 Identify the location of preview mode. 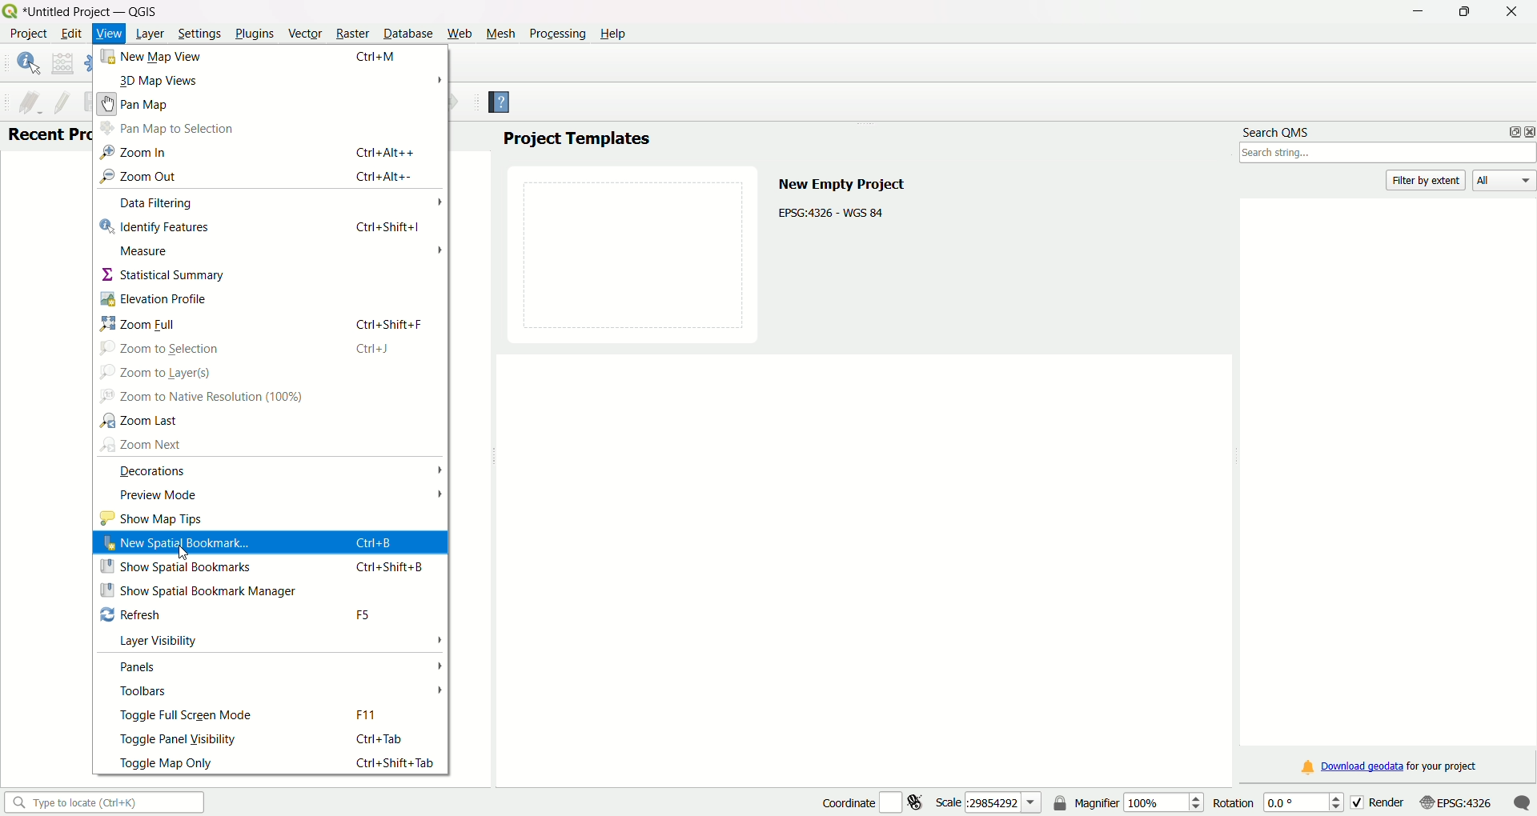
(159, 494).